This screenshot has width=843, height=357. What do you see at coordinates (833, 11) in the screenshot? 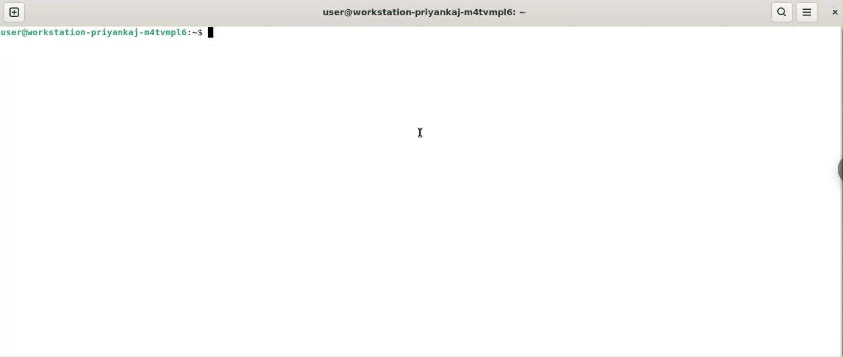
I see `close` at bounding box center [833, 11].